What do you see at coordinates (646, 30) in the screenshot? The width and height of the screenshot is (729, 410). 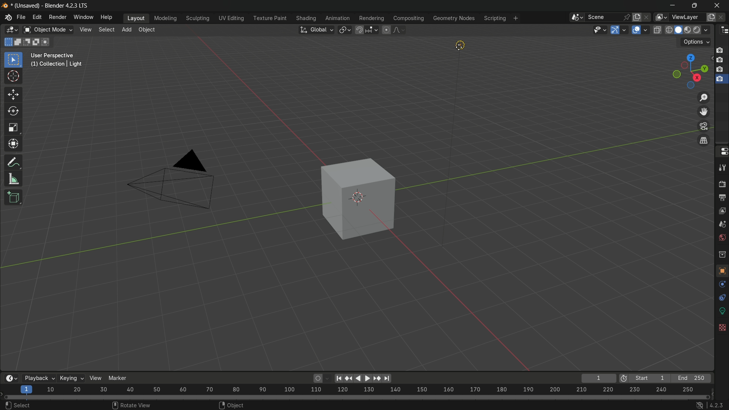 I see `overlays` at bounding box center [646, 30].